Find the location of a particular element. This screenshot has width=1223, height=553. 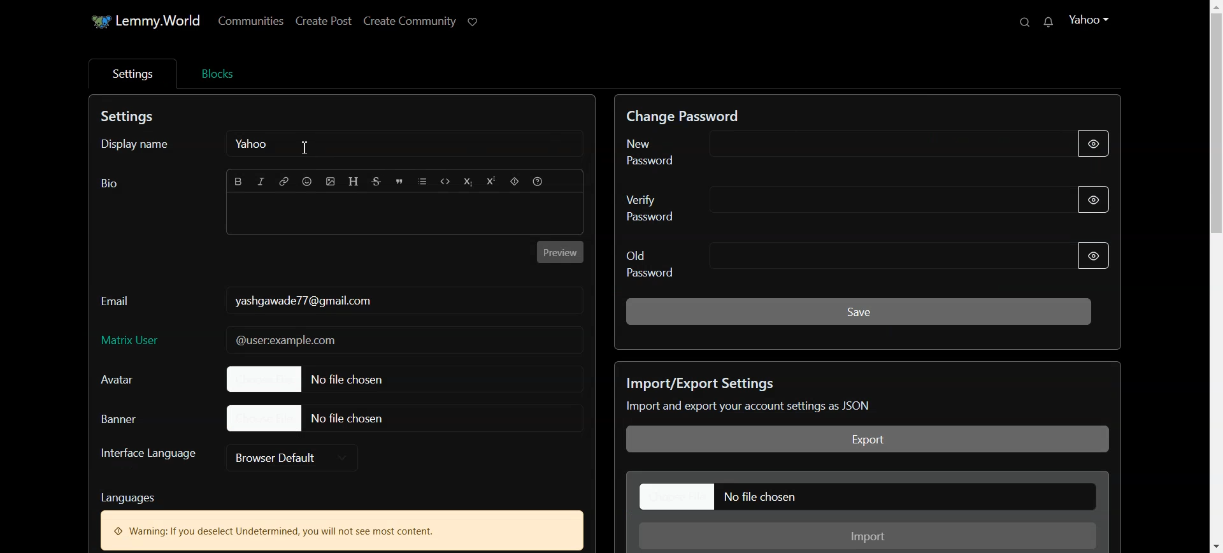

Browser default is located at coordinates (293, 457).